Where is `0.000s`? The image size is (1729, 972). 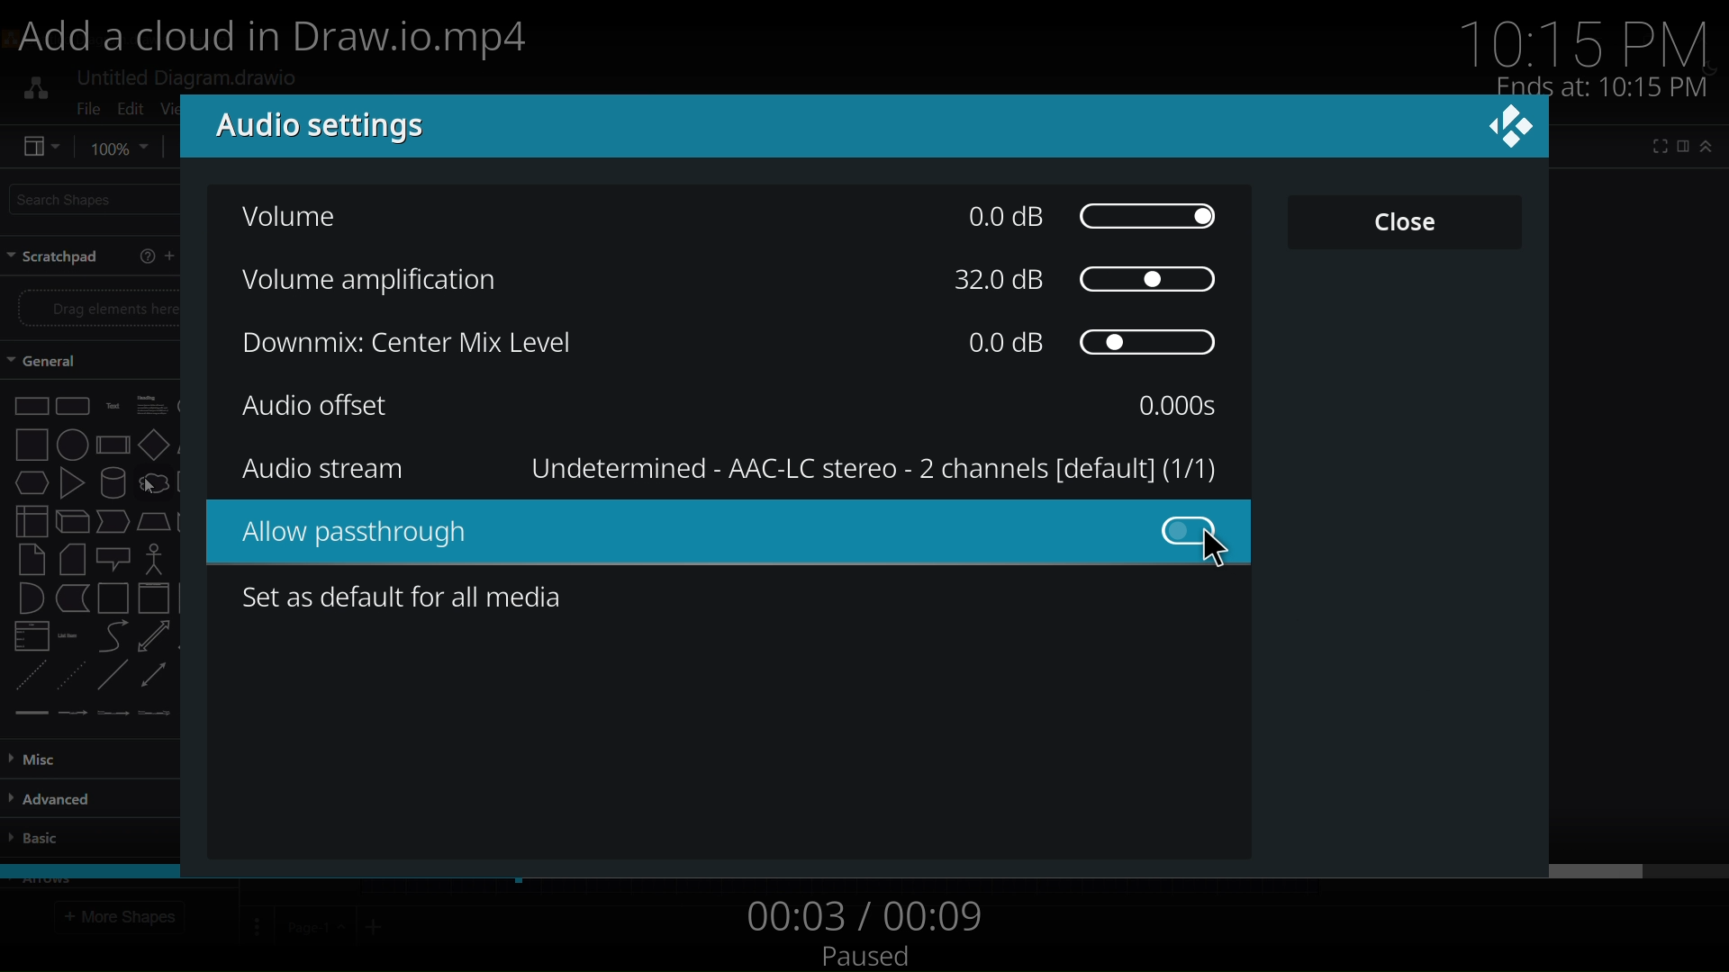
0.000s is located at coordinates (1172, 408).